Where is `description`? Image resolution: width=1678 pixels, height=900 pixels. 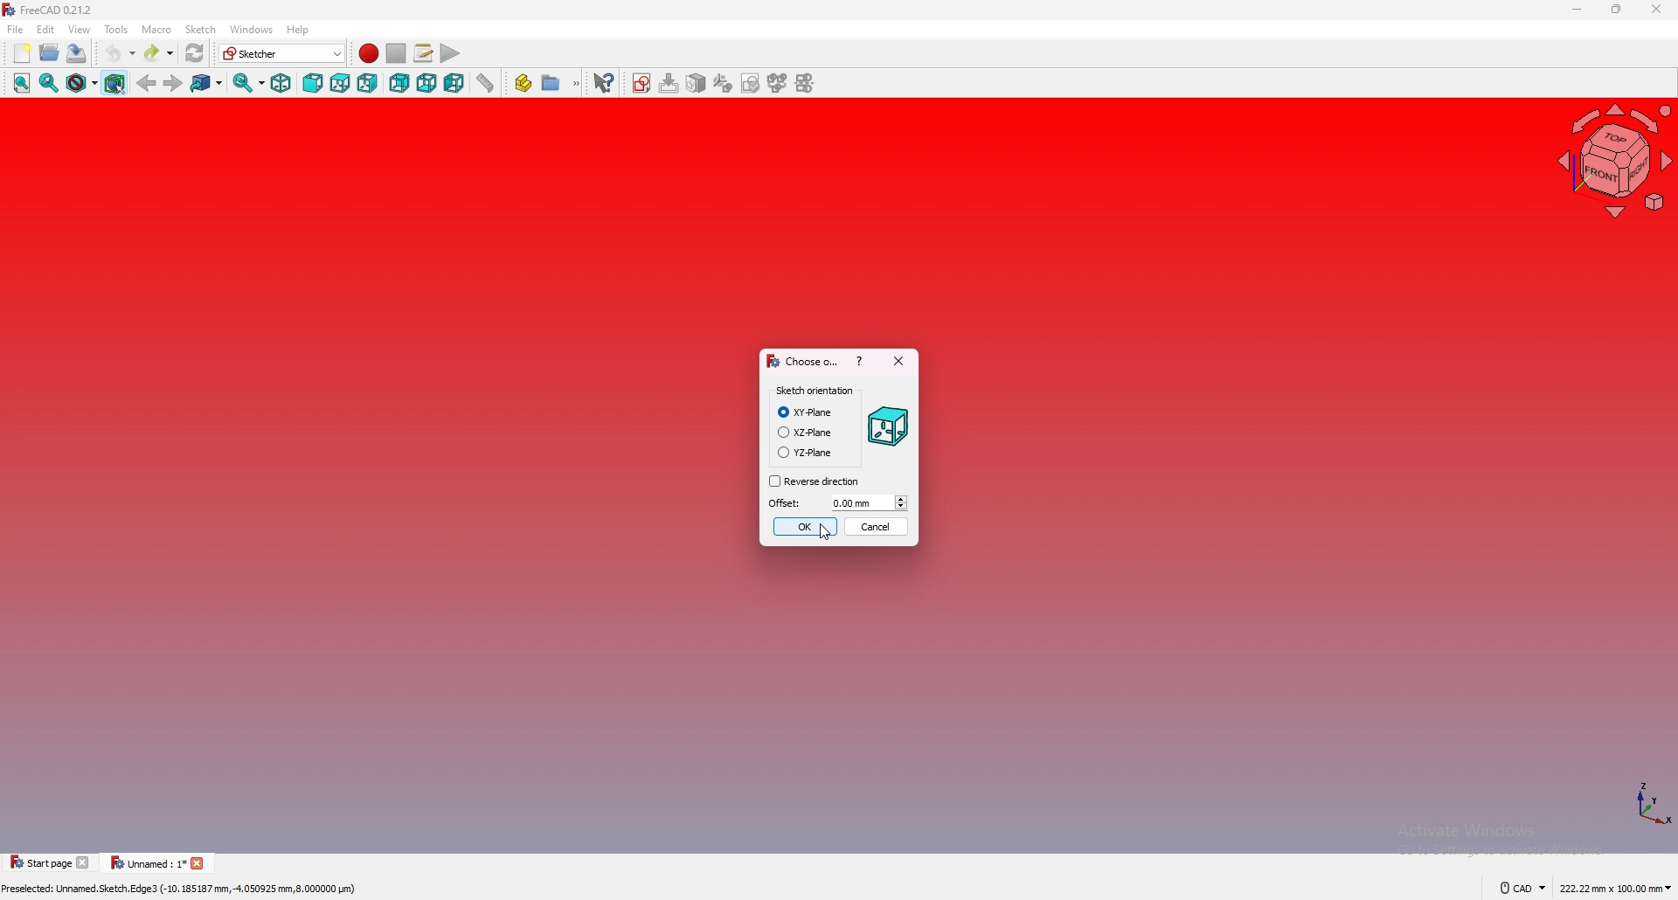
description is located at coordinates (182, 889).